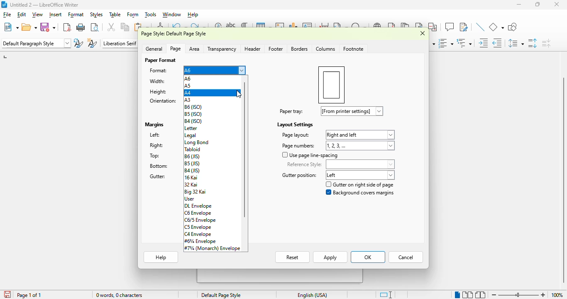  What do you see at coordinates (212, 248) in the screenshot?
I see `#7¾ (monarch) envelope` at bounding box center [212, 248].